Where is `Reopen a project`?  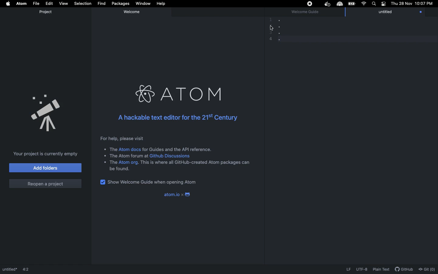 Reopen a project is located at coordinates (45, 182).